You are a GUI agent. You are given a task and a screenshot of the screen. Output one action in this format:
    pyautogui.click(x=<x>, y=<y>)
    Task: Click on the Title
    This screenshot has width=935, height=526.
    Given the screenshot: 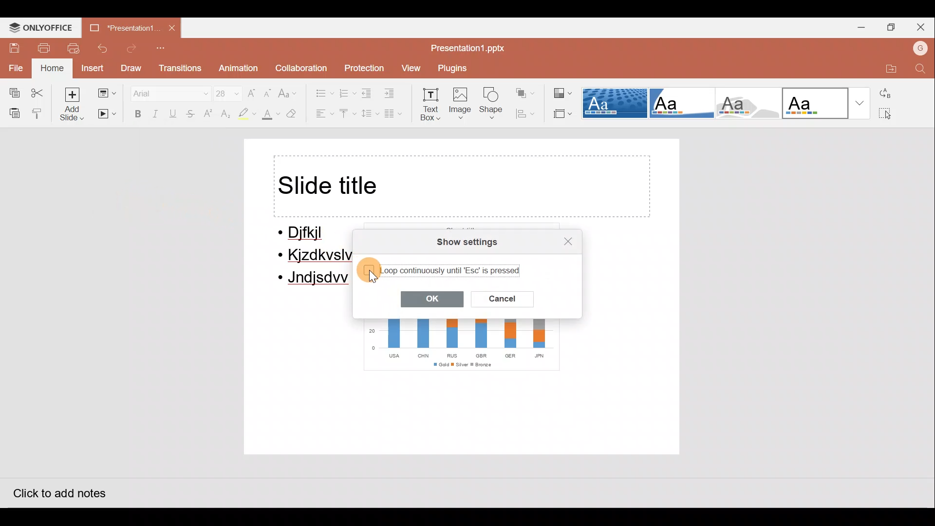 What is the action you would take?
    pyautogui.click(x=462, y=186)
    